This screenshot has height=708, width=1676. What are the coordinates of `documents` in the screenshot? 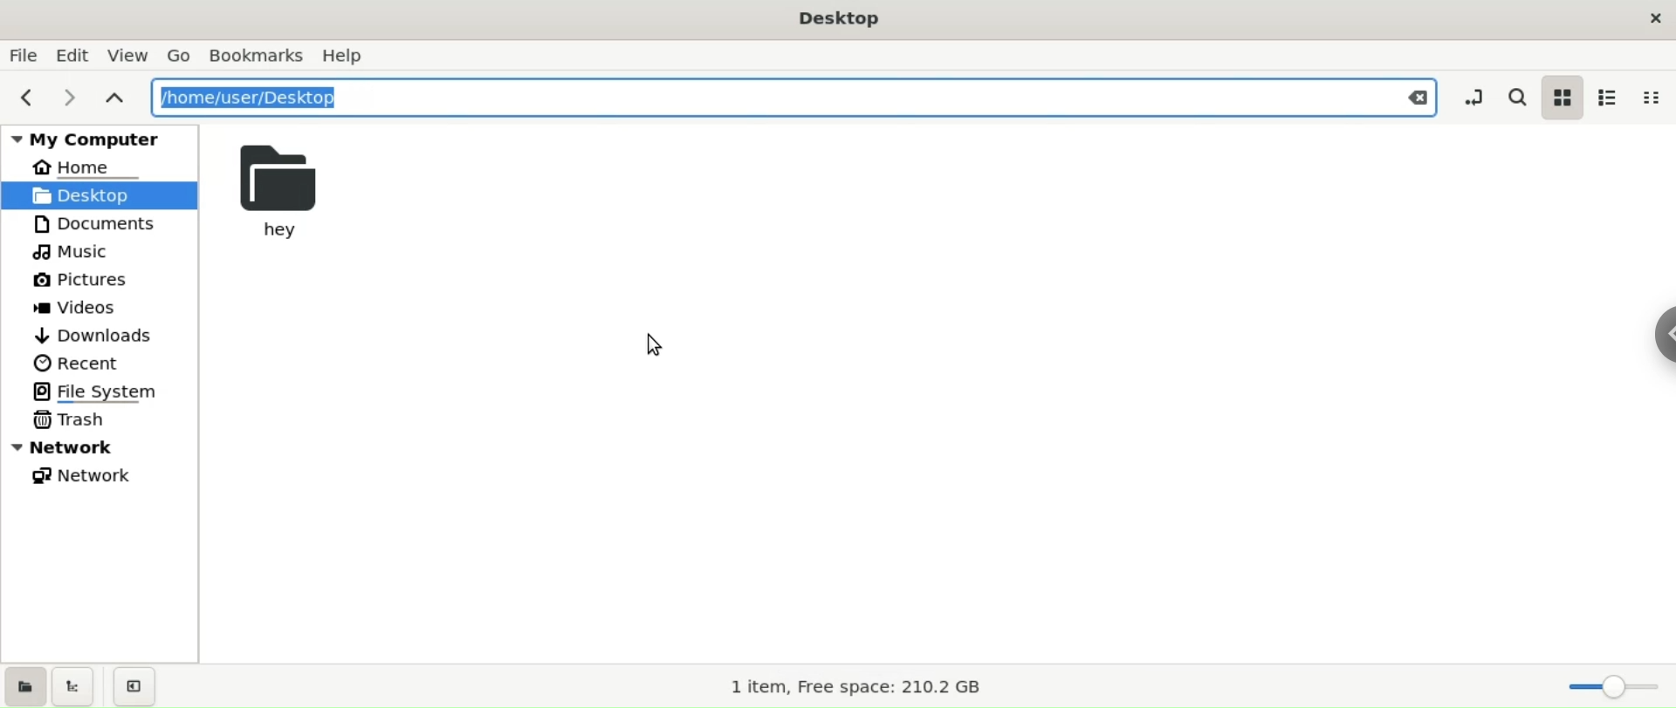 It's located at (95, 227).